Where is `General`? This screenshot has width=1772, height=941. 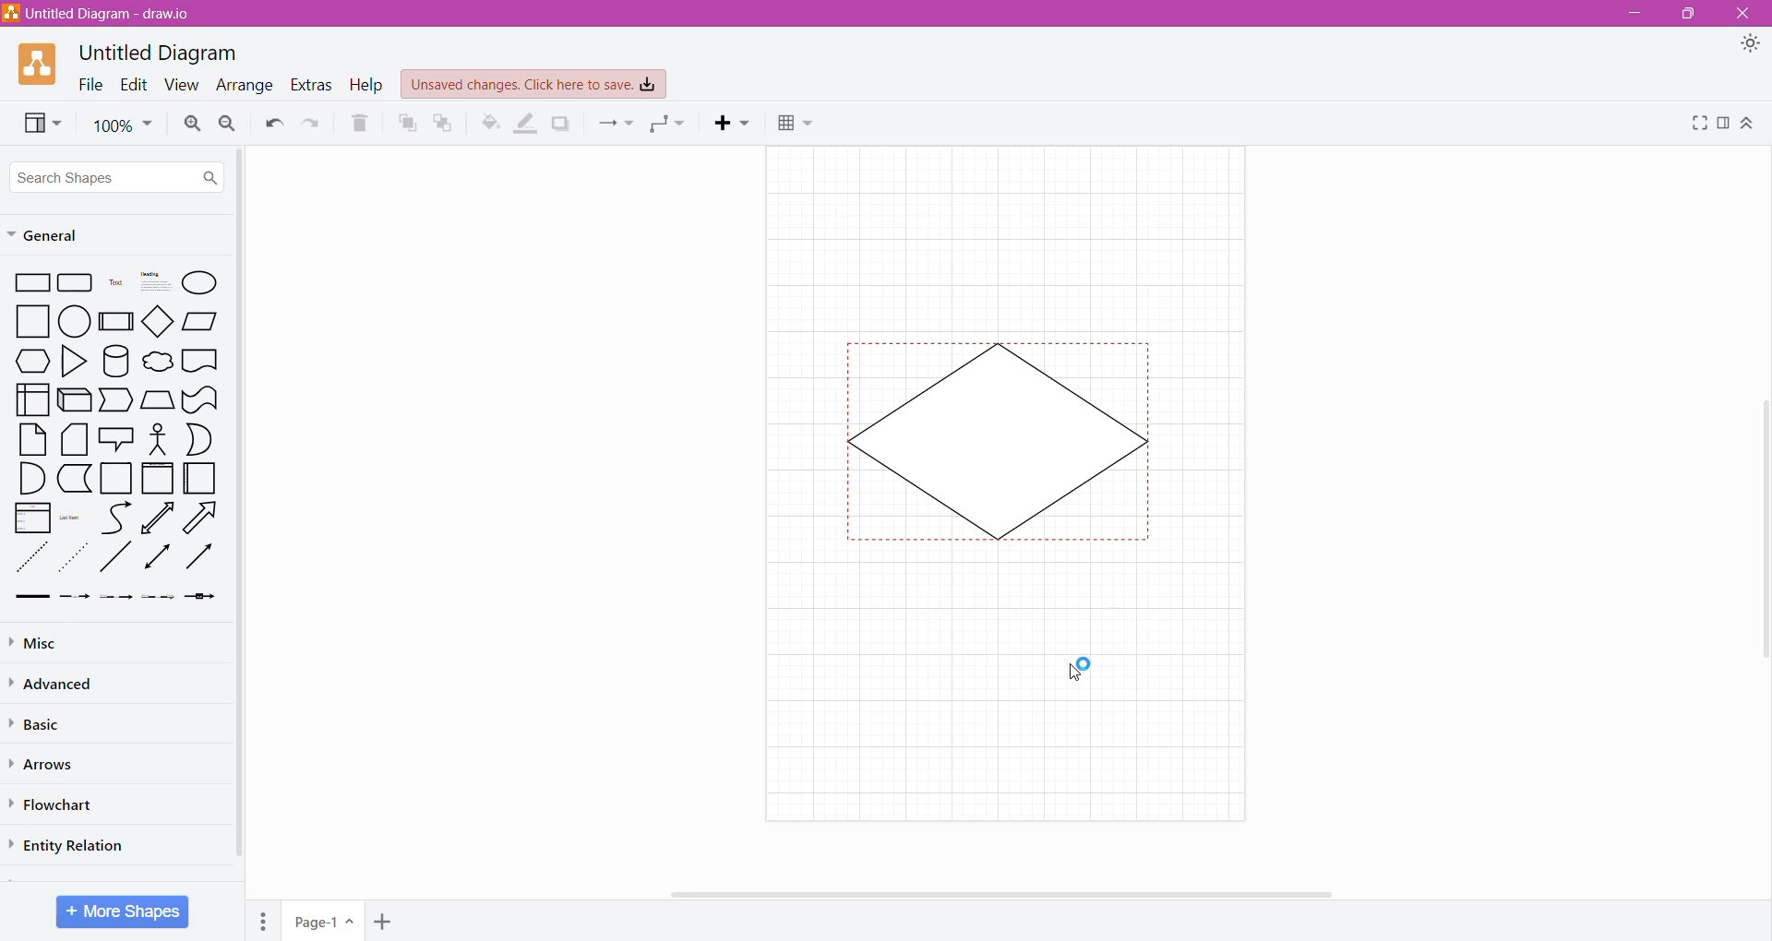
General is located at coordinates (97, 234).